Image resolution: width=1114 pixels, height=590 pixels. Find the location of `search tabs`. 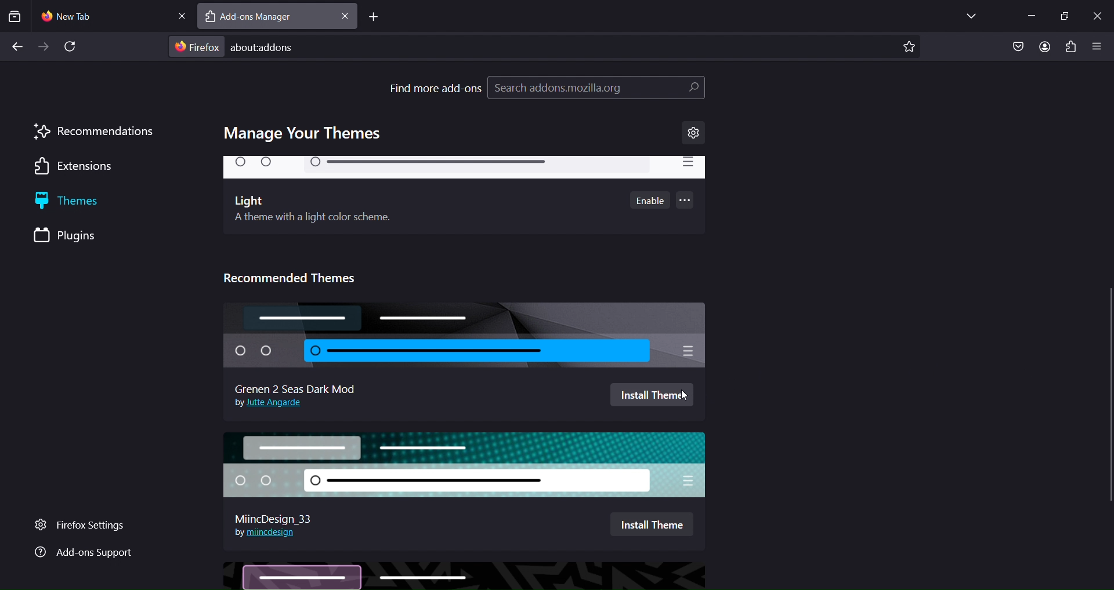

search tabs is located at coordinates (15, 16).